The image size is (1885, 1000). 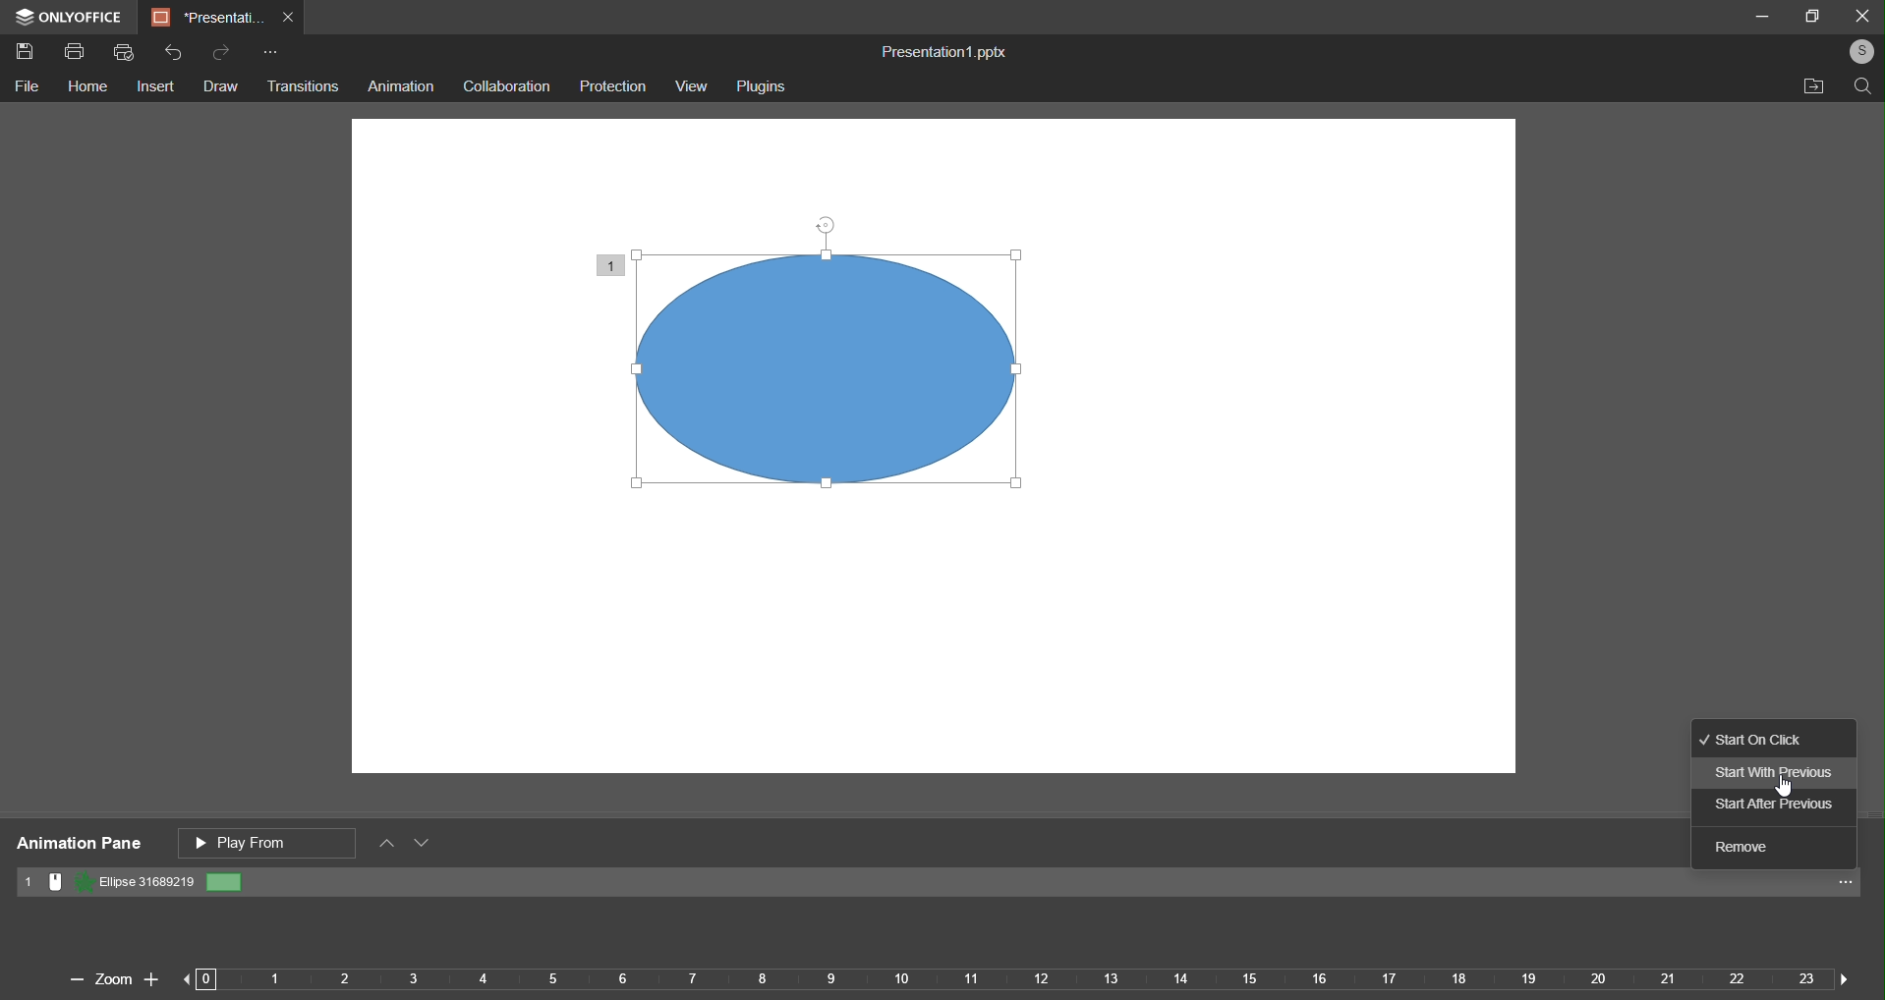 I want to click on transitions, so click(x=303, y=87).